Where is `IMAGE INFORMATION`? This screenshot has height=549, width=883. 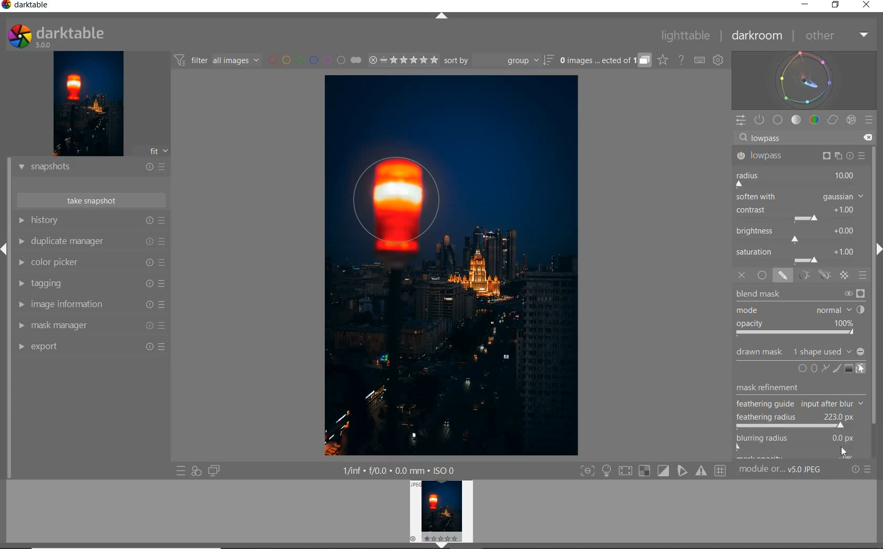
IMAGE INFORMATION is located at coordinates (90, 306).